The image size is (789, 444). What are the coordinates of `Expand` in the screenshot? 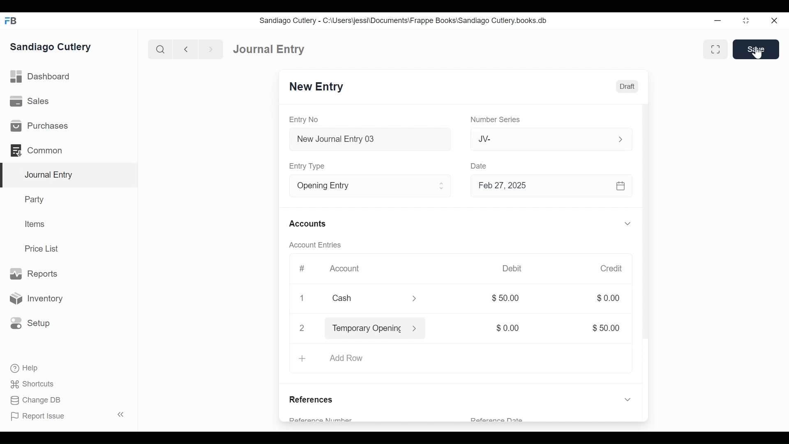 It's located at (627, 400).